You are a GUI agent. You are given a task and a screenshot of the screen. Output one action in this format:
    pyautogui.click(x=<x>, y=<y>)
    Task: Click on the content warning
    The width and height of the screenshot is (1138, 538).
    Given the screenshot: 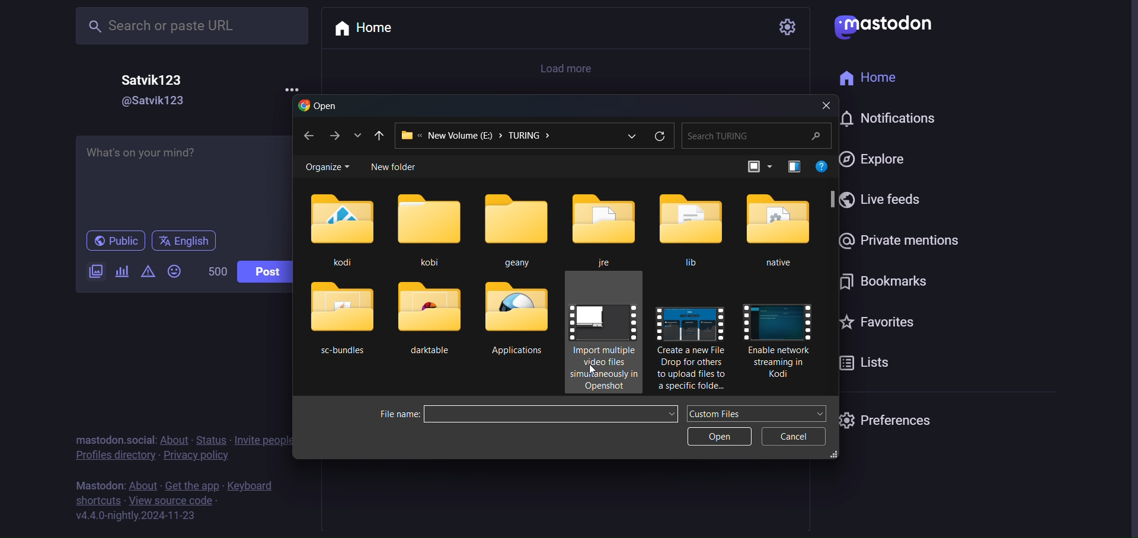 What is the action you would take?
    pyautogui.click(x=147, y=272)
    